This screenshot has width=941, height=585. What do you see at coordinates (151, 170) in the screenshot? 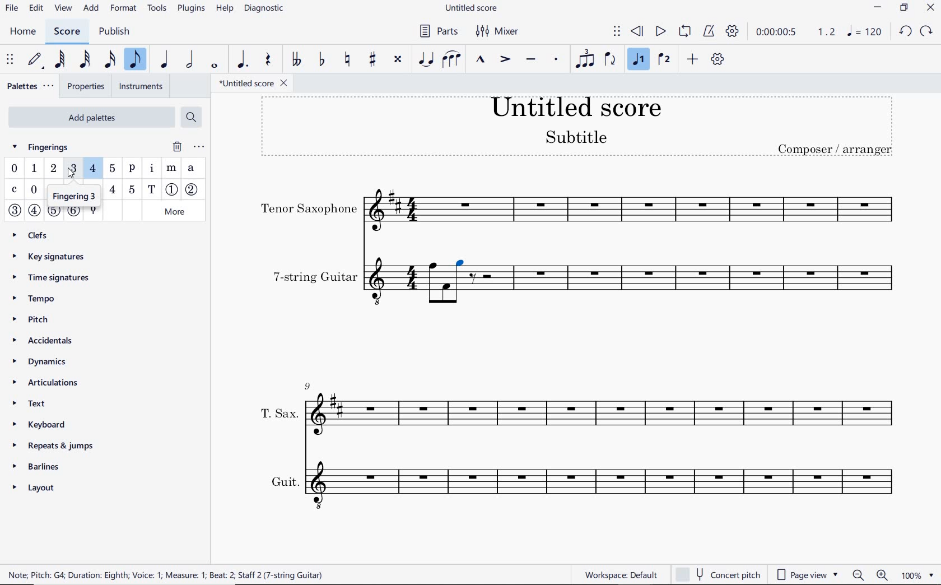
I see `rh guitar fingering i` at bounding box center [151, 170].